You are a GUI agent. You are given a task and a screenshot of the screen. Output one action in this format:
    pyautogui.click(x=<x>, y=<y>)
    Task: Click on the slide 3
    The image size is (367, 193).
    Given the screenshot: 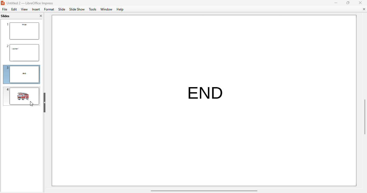 What is the action you would take?
    pyautogui.click(x=22, y=75)
    